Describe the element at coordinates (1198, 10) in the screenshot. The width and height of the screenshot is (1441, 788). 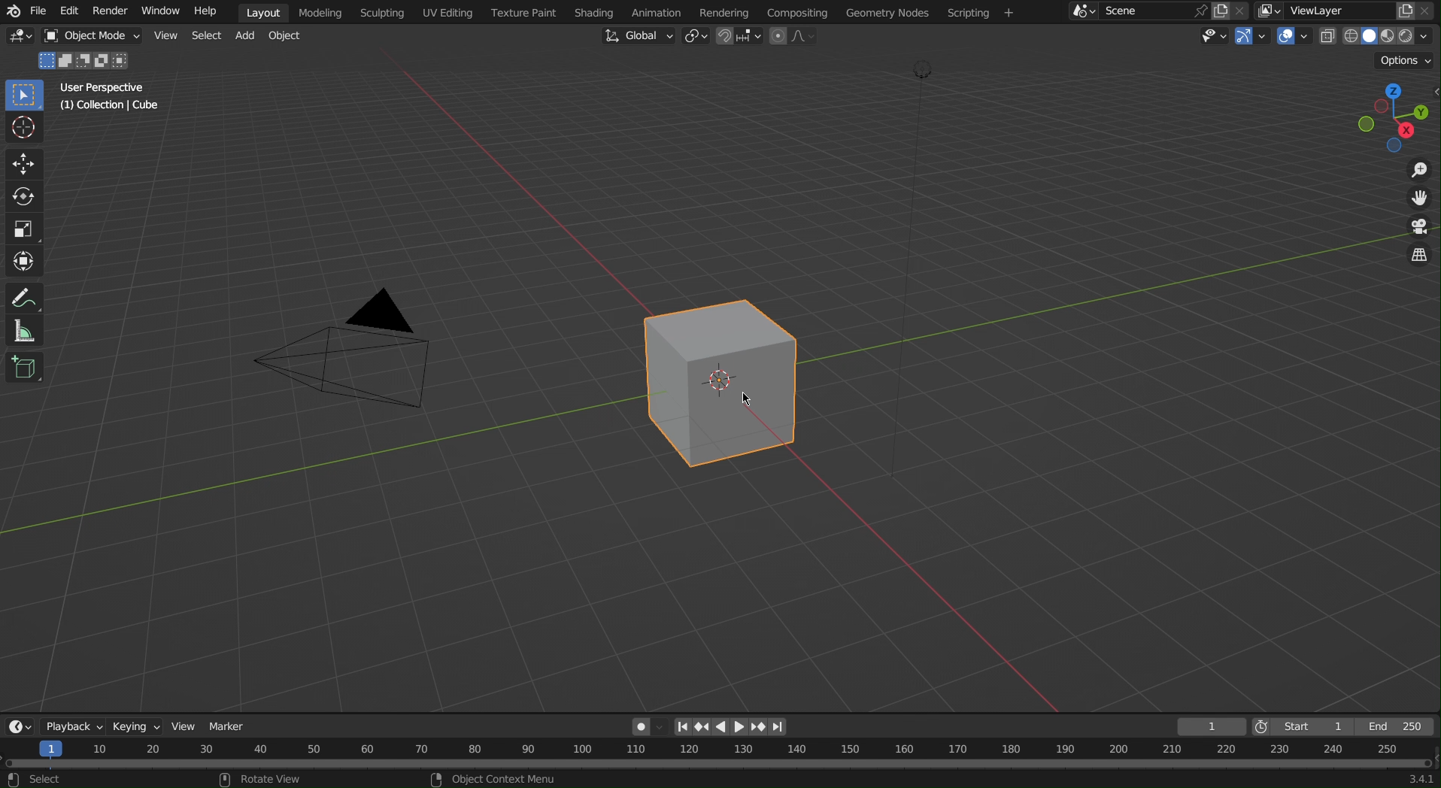
I see `pin` at that location.